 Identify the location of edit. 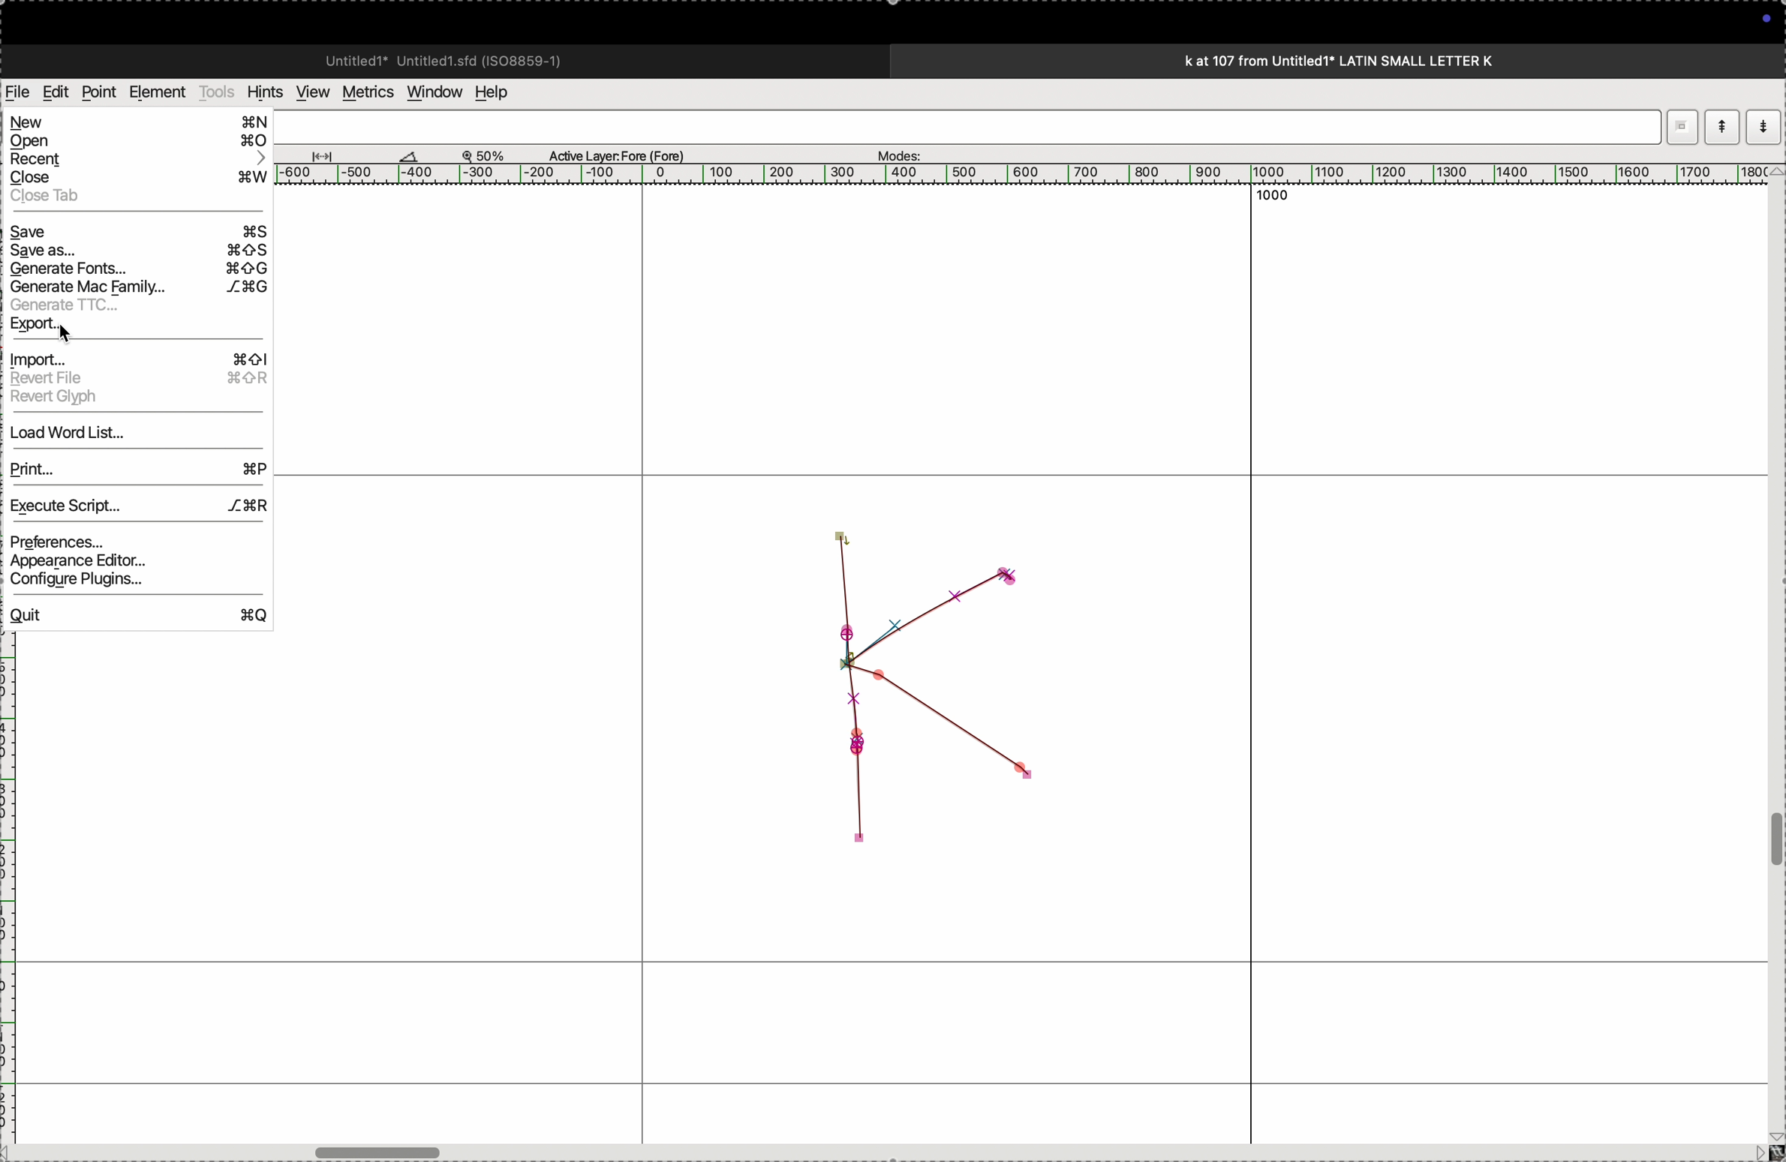
(55, 91).